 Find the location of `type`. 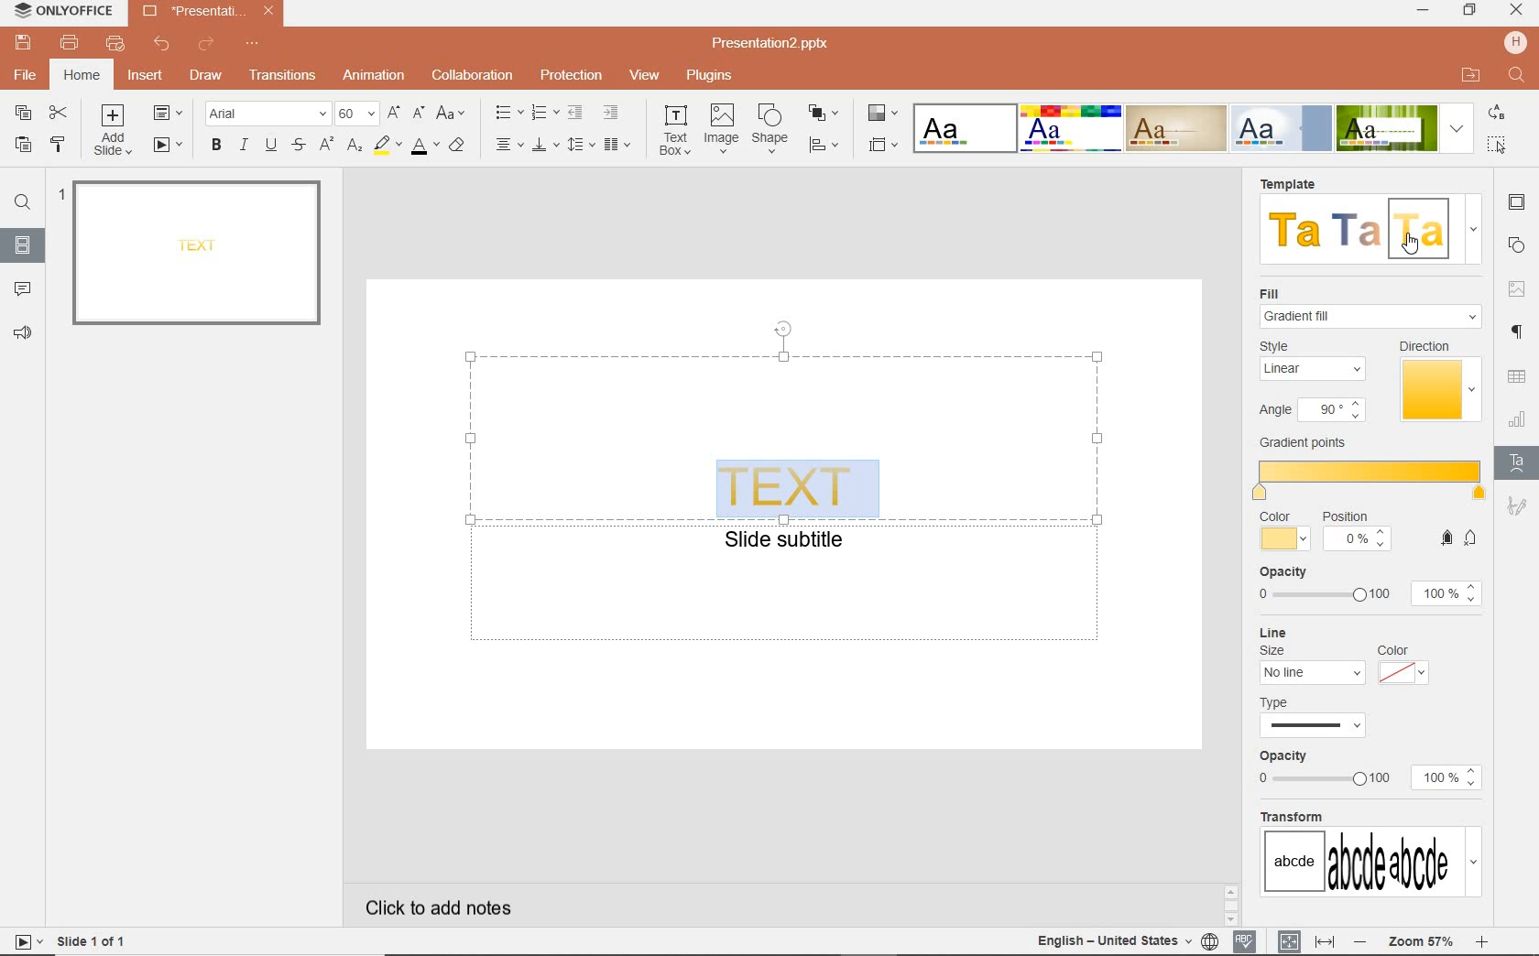

type is located at coordinates (1319, 720).